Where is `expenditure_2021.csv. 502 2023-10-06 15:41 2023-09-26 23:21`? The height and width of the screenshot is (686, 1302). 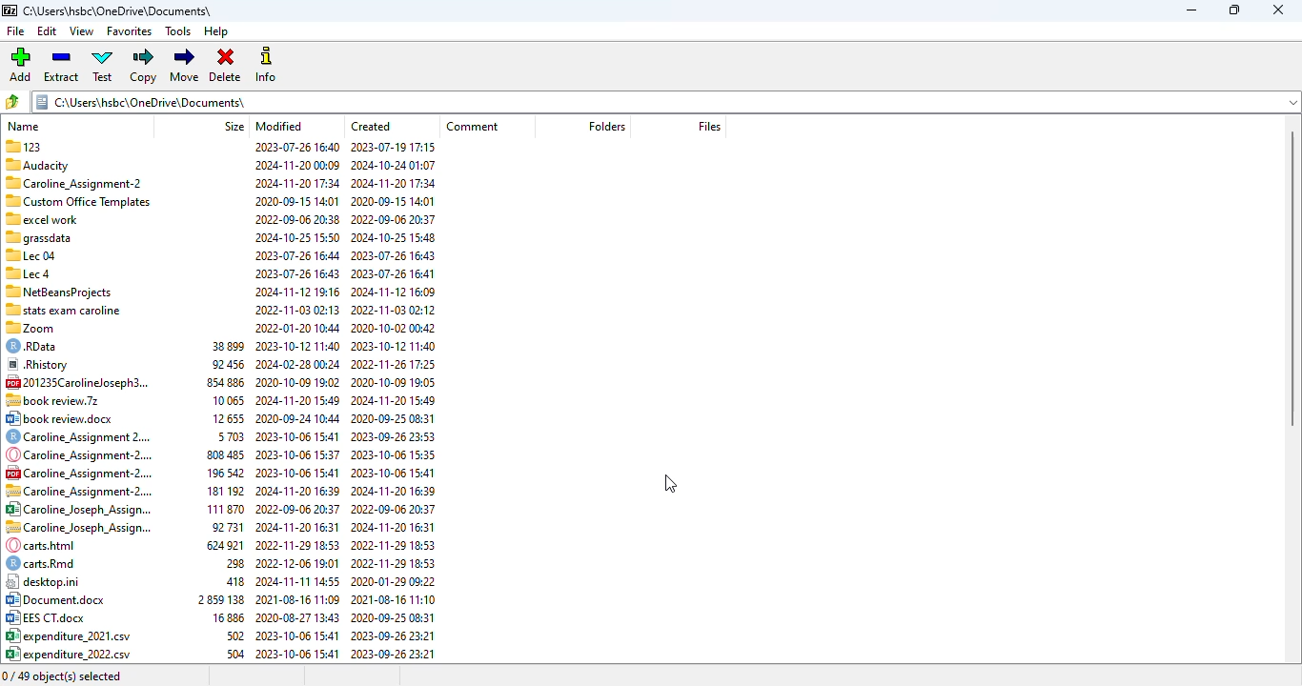
expenditure_2021.csv. 502 2023-10-06 15:41 2023-09-26 23:21 is located at coordinates (220, 618).